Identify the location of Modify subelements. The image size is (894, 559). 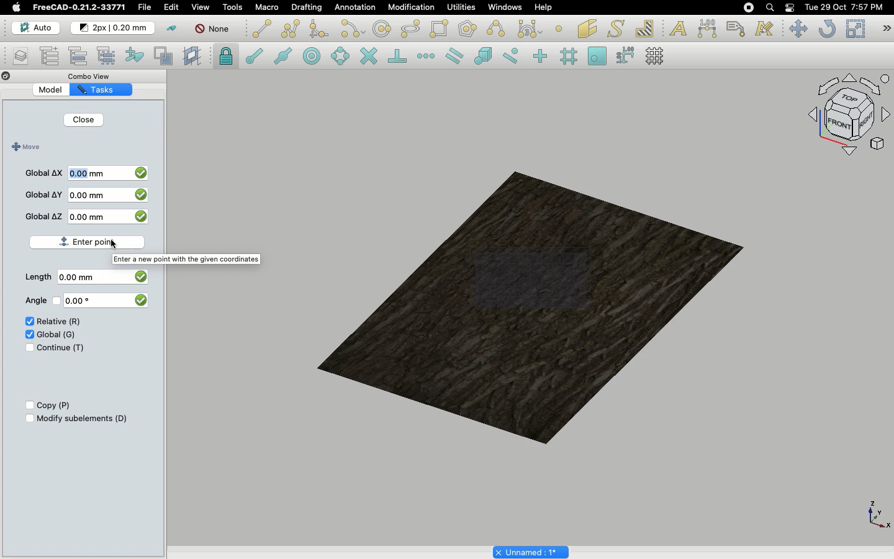
(83, 418).